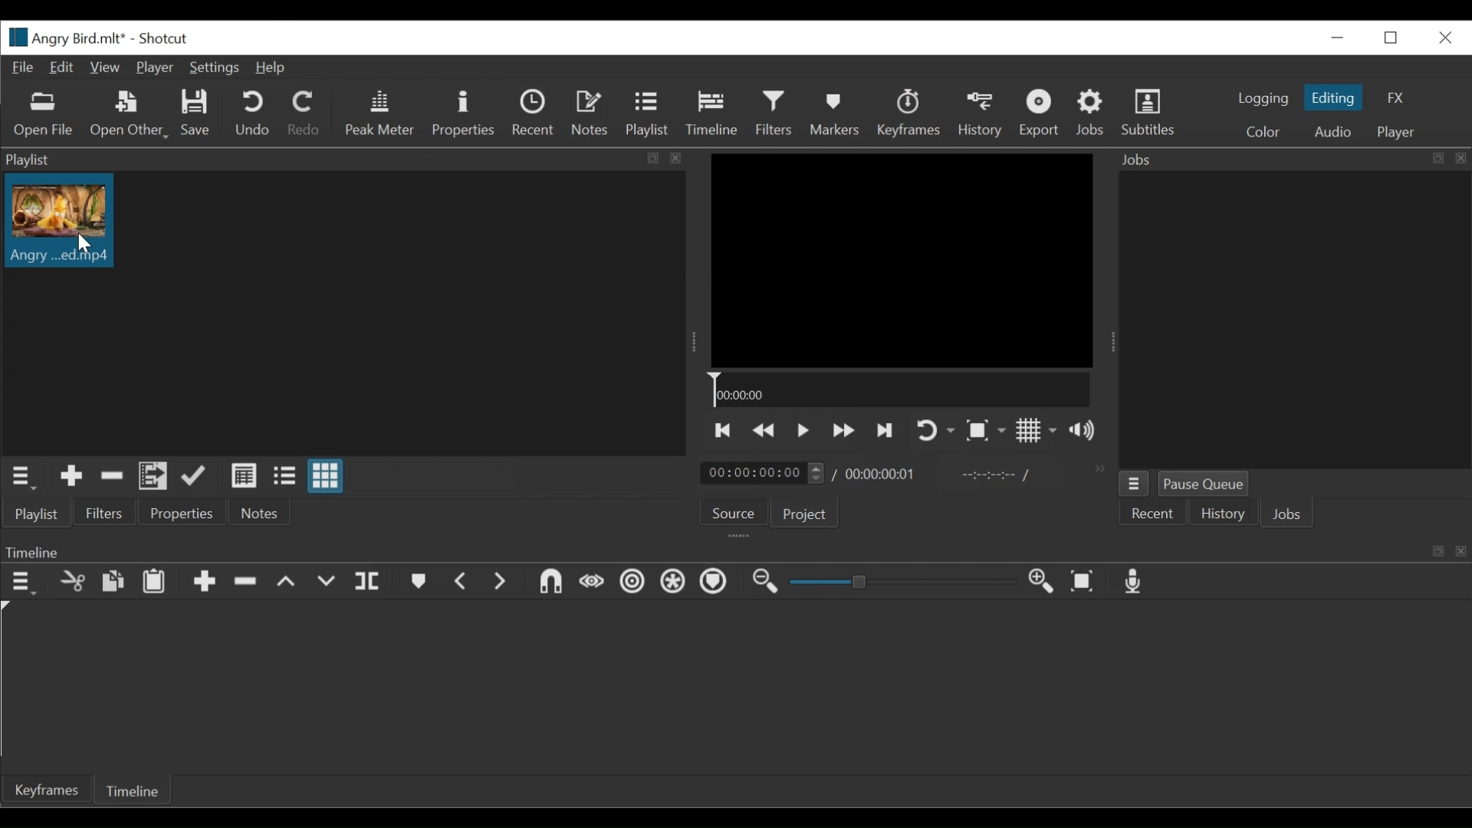  I want to click on Edit, so click(62, 67).